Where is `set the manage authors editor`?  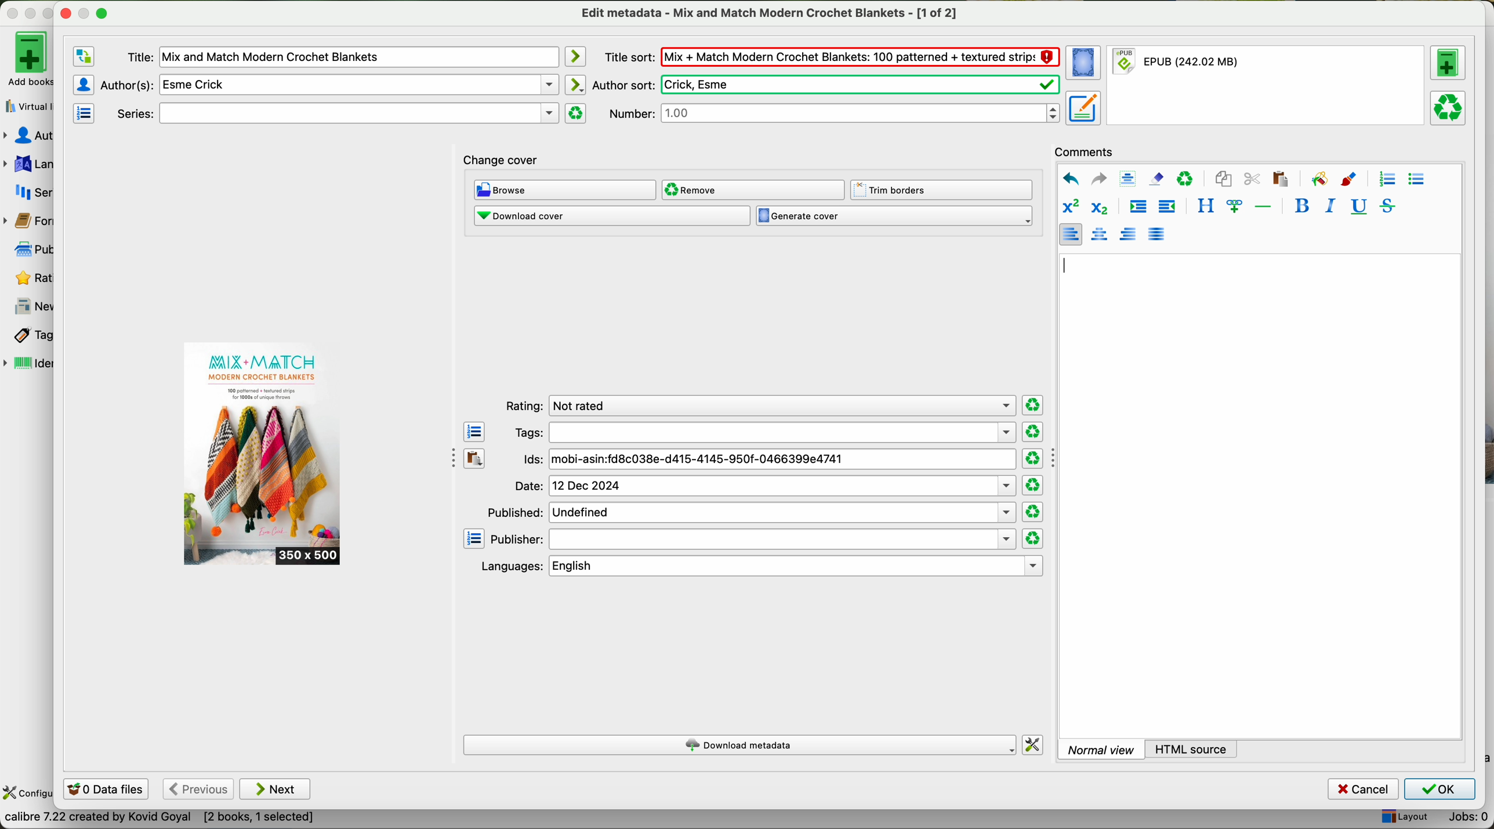
set the manage authors editor is located at coordinates (82, 85).